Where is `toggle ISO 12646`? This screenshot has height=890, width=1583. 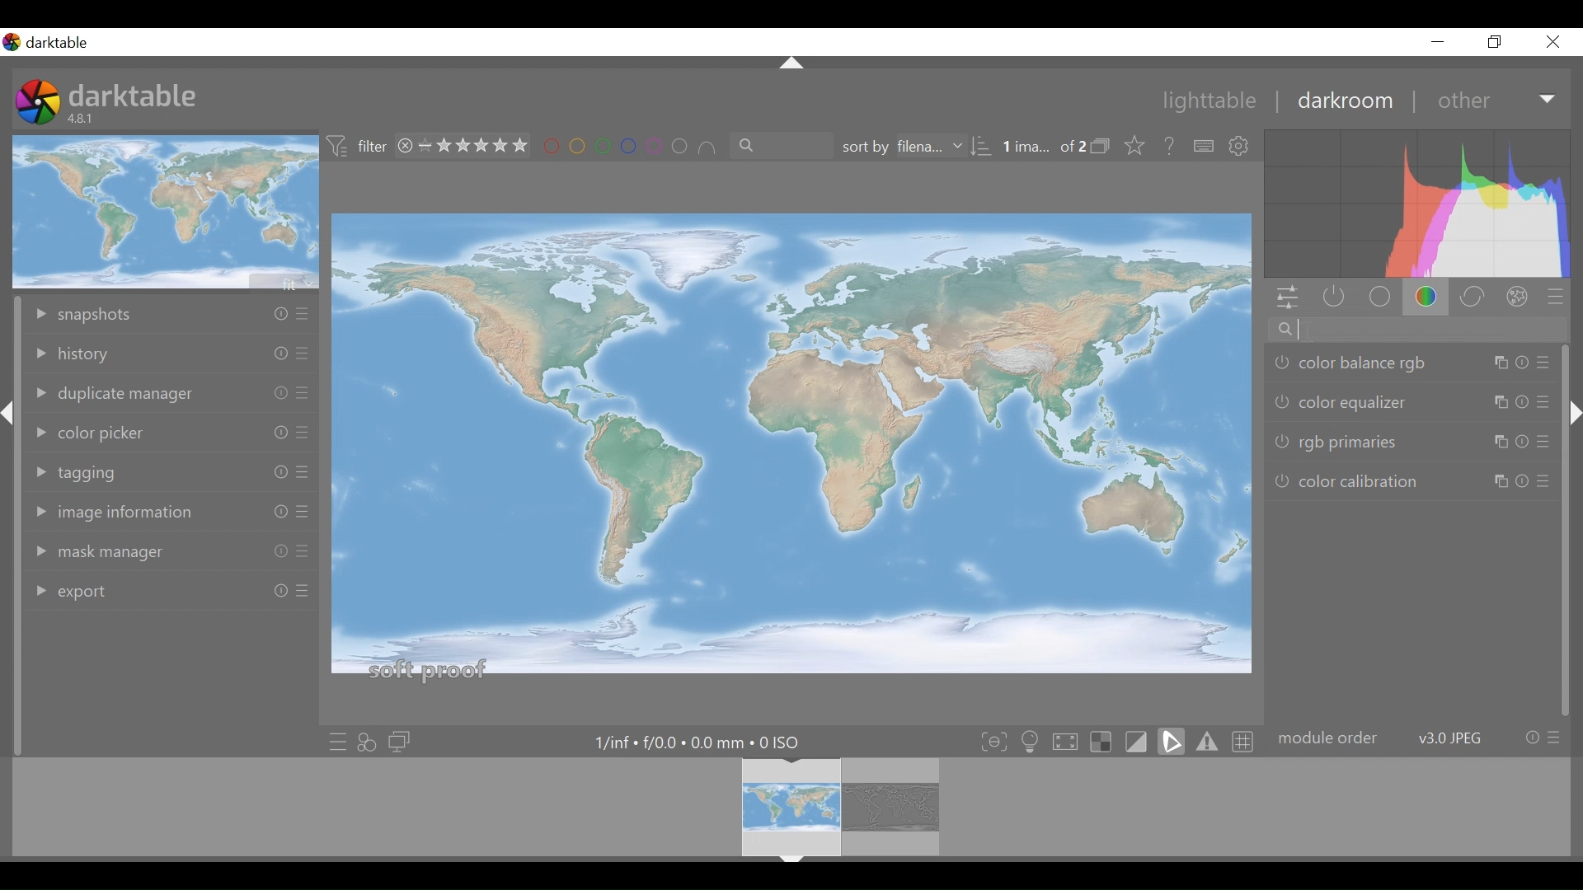 toggle ISO 12646 is located at coordinates (1031, 739).